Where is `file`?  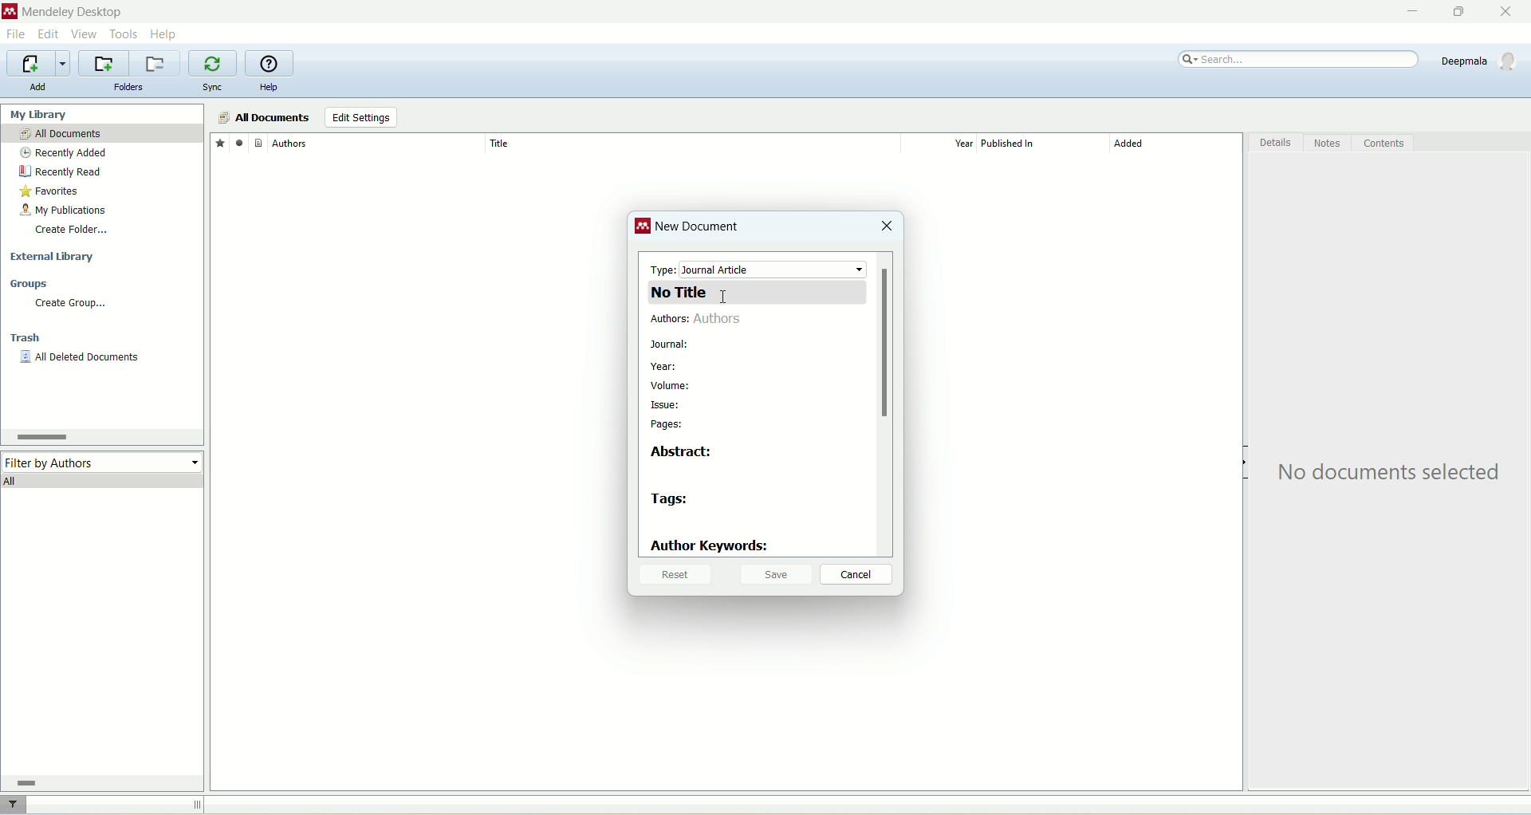
file is located at coordinates (15, 36).